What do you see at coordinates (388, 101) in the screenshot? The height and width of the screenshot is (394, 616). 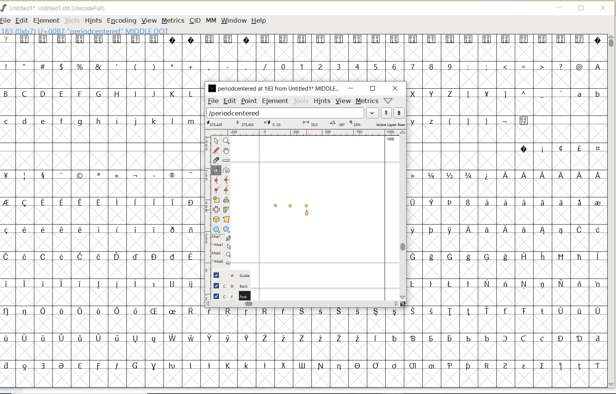 I see `help/window` at bounding box center [388, 101].